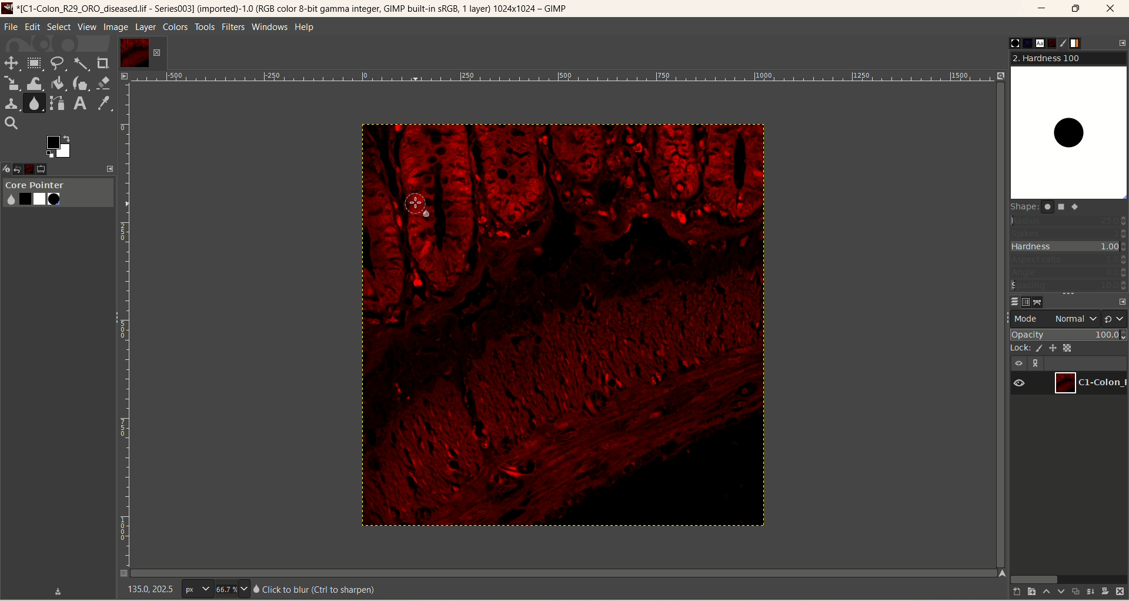  I want to click on radius, so click(1070, 220).